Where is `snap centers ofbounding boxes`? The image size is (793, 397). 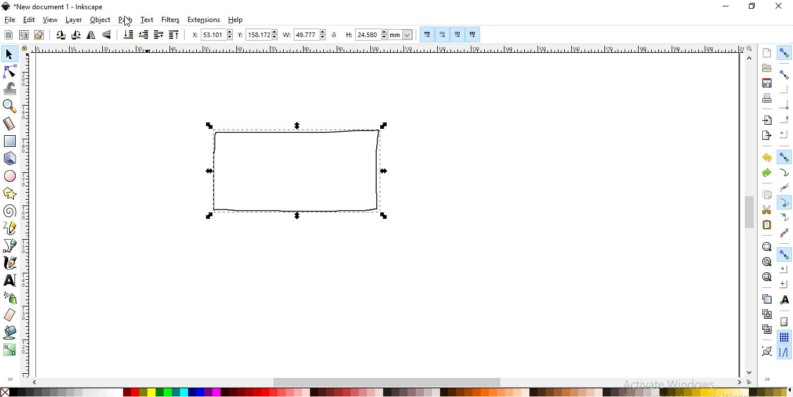
snap centers ofbounding boxes is located at coordinates (785, 133).